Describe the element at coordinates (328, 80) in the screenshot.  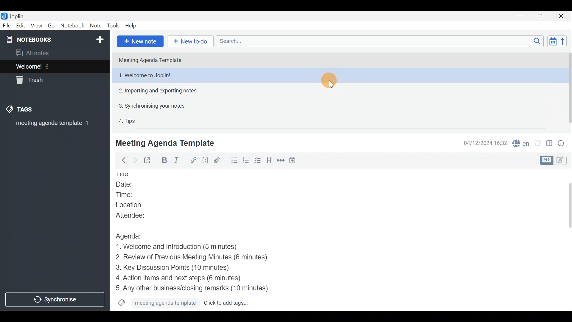
I see `Cursor` at that location.